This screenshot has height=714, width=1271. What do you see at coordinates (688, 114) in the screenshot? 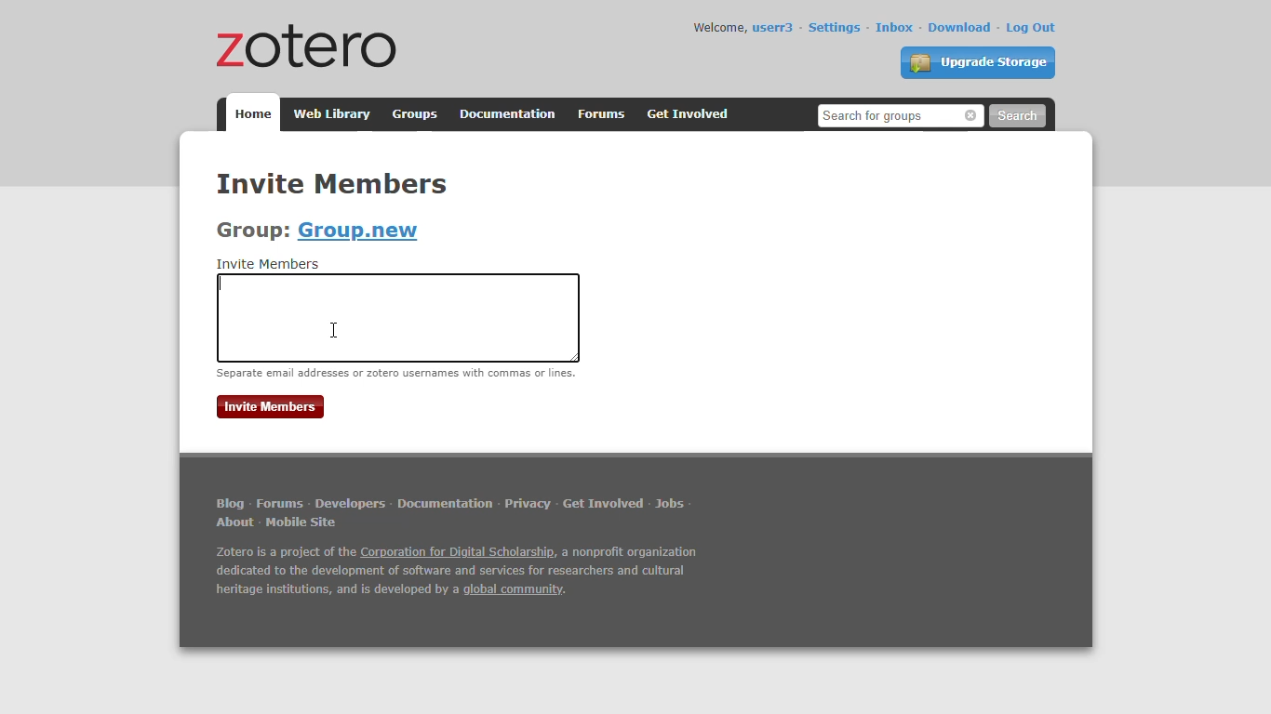
I see `get involved` at bounding box center [688, 114].